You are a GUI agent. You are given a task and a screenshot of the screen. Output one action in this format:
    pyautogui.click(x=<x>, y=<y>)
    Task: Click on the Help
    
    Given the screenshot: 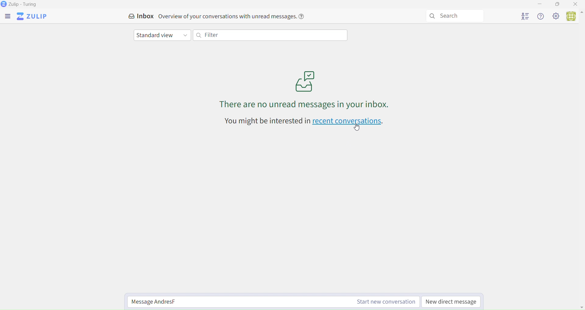 What is the action you would take?
    pyautogui.click(x=540, y=17)
    